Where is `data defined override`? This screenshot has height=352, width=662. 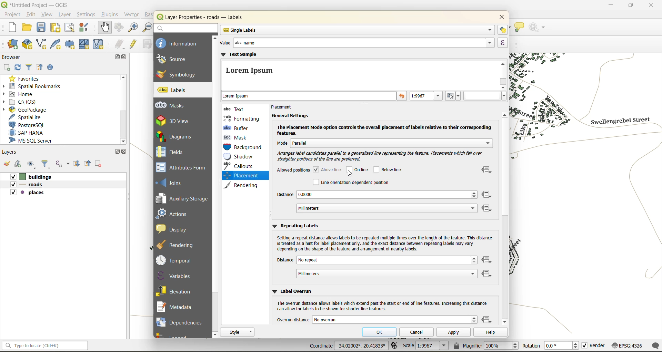
data defined override is located at coordinates (488, 268).